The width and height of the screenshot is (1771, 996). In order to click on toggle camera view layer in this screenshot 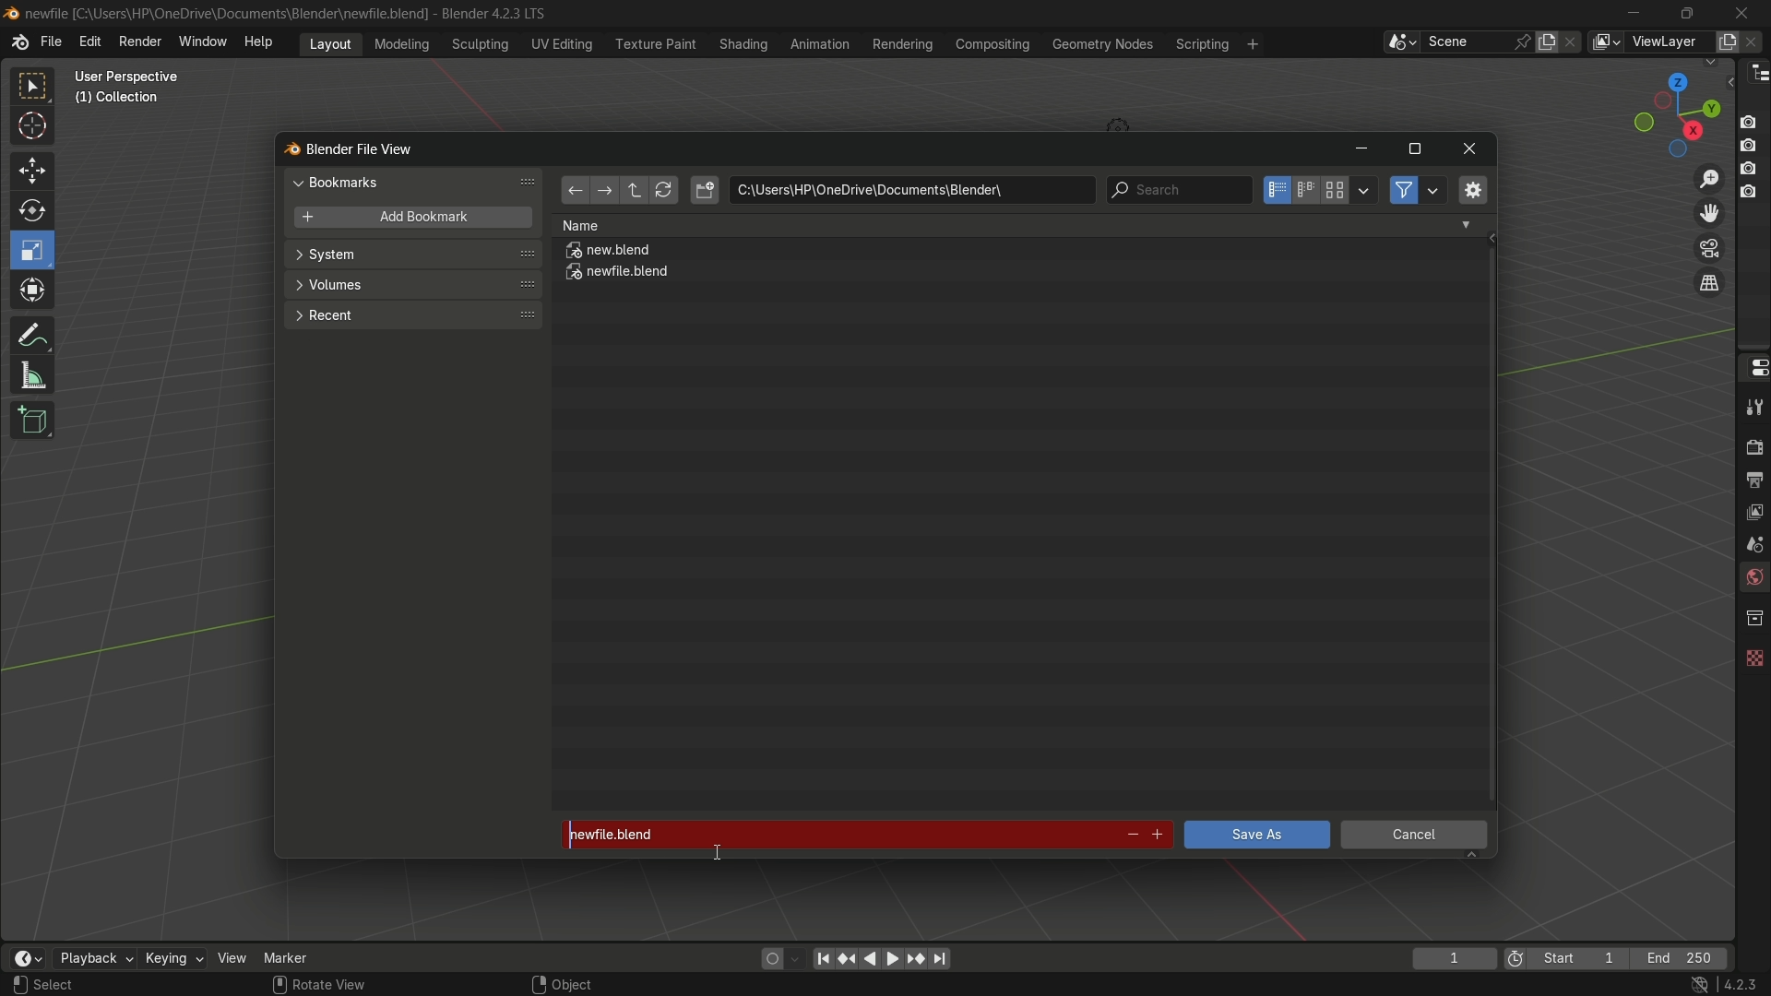, I will do `click(1709, 246)`.